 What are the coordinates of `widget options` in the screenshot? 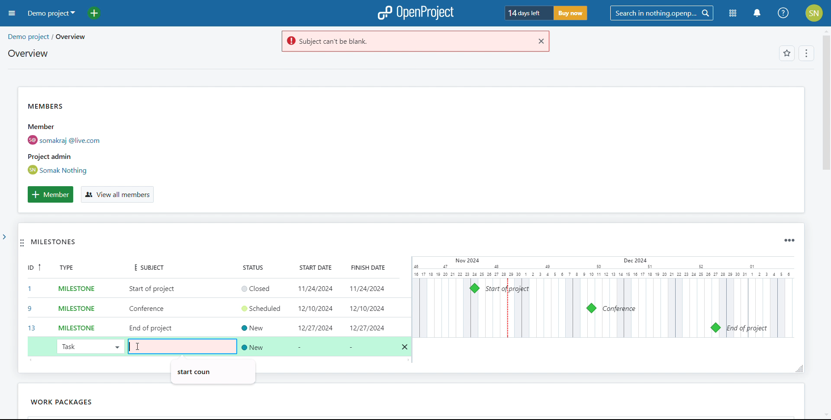 It's located at (788, 240).